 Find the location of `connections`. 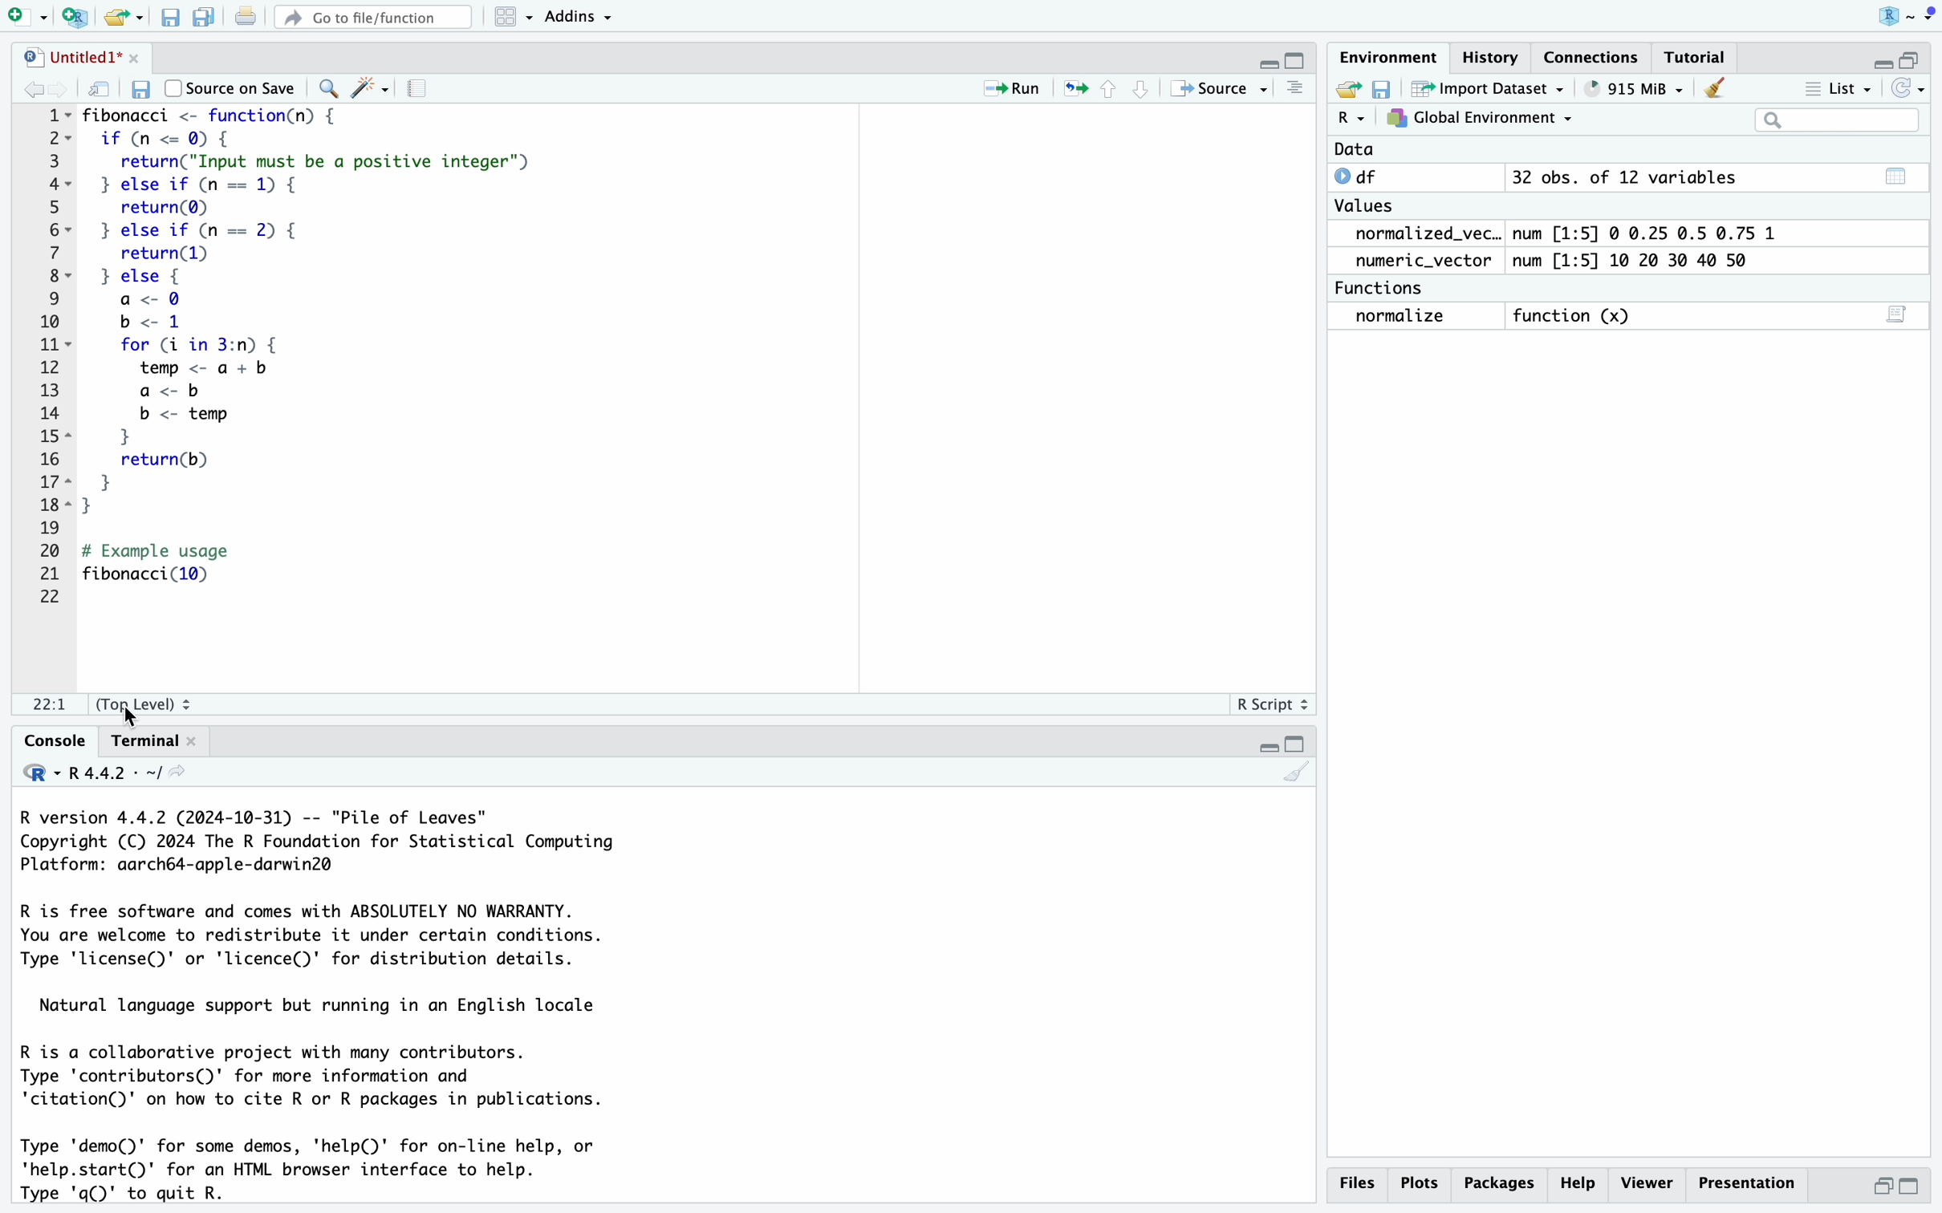

connections is located at coordinates (1593, 51).